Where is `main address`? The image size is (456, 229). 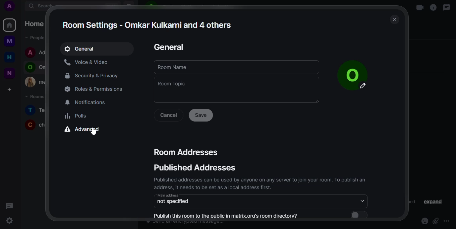 main address is located at coordinates (169, 196).